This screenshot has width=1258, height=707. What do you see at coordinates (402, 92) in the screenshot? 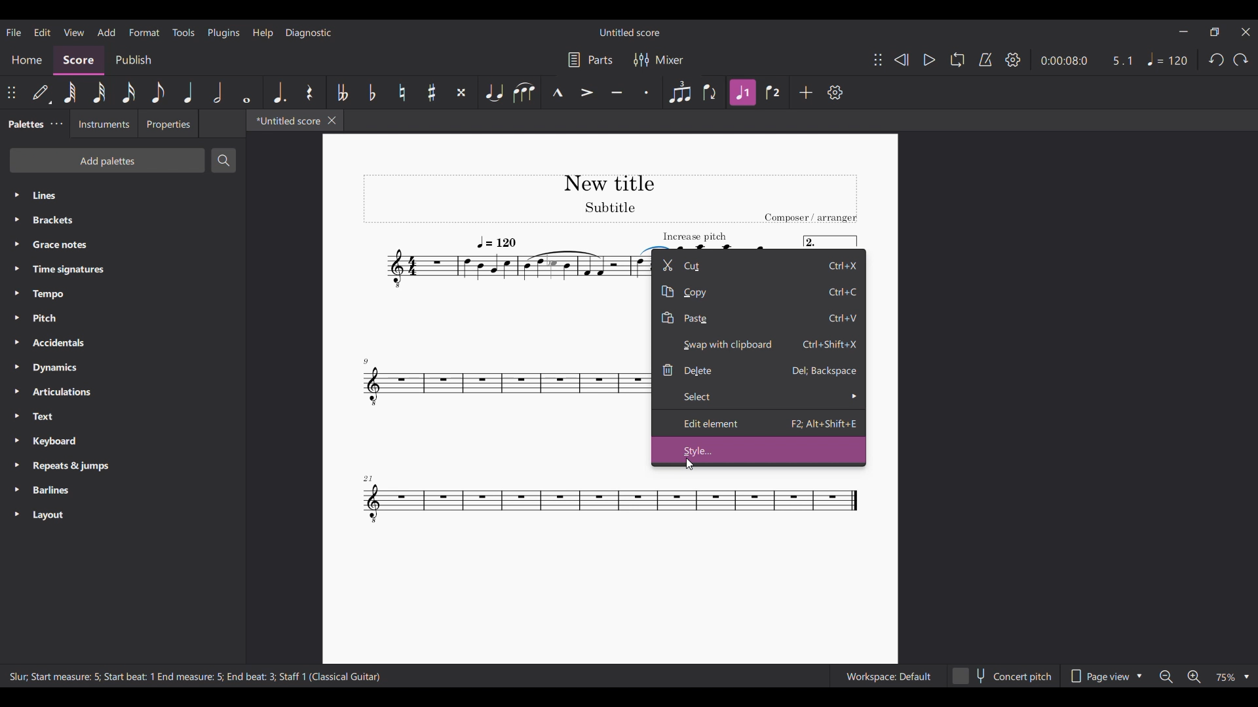
I see `Toggle natural` at bounding box center [402, 92].